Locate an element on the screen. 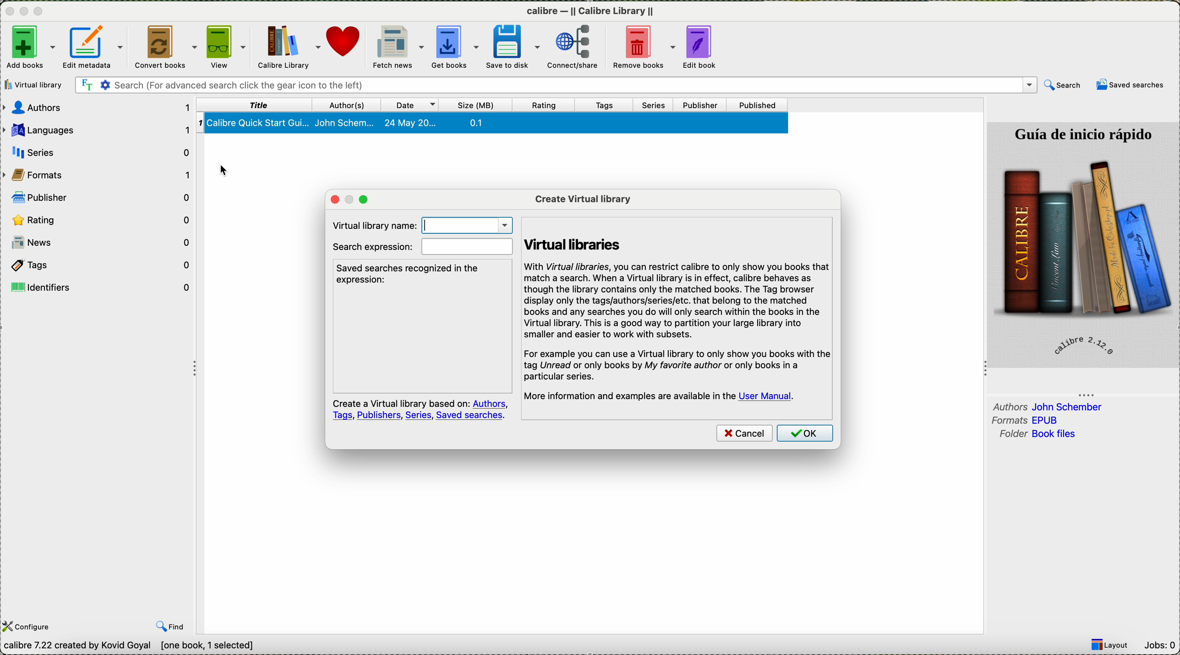  add books is located at coordinates (29, 46).